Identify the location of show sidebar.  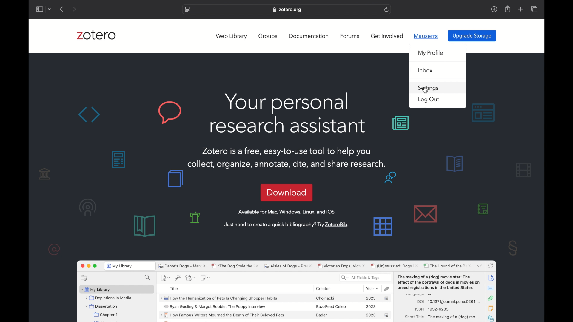
(39, 9).